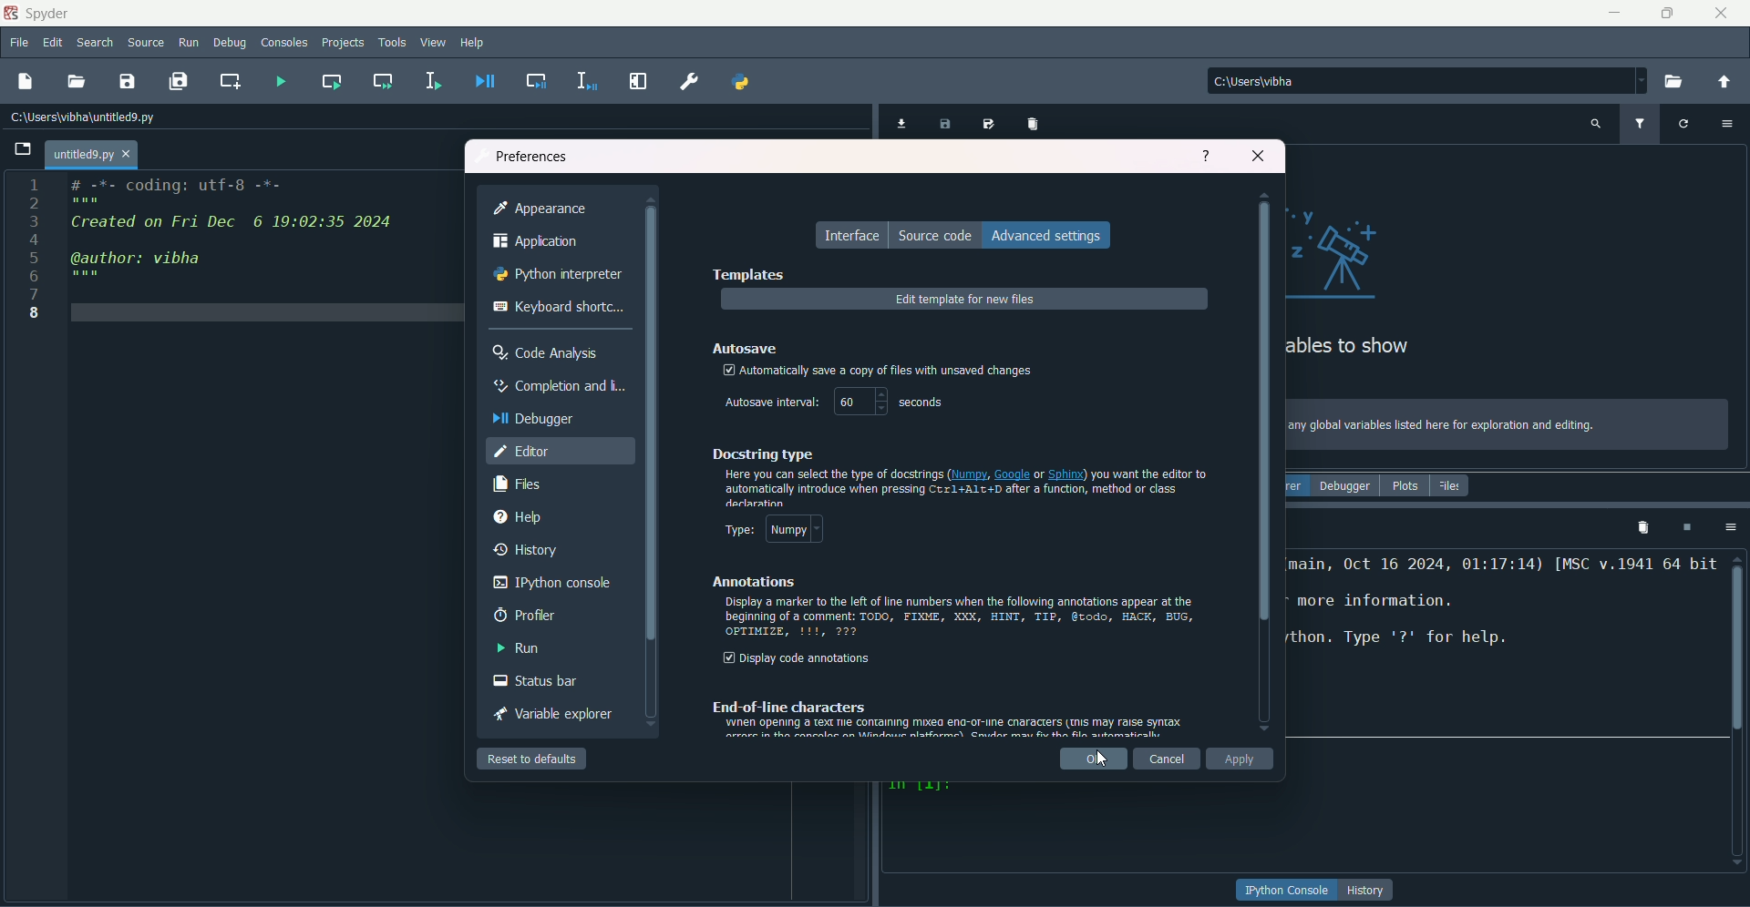 This screenshot has height=907, width=1750. Describe the element at coordinates (542, 208) in the screenshot. I see `appearance` at that location.